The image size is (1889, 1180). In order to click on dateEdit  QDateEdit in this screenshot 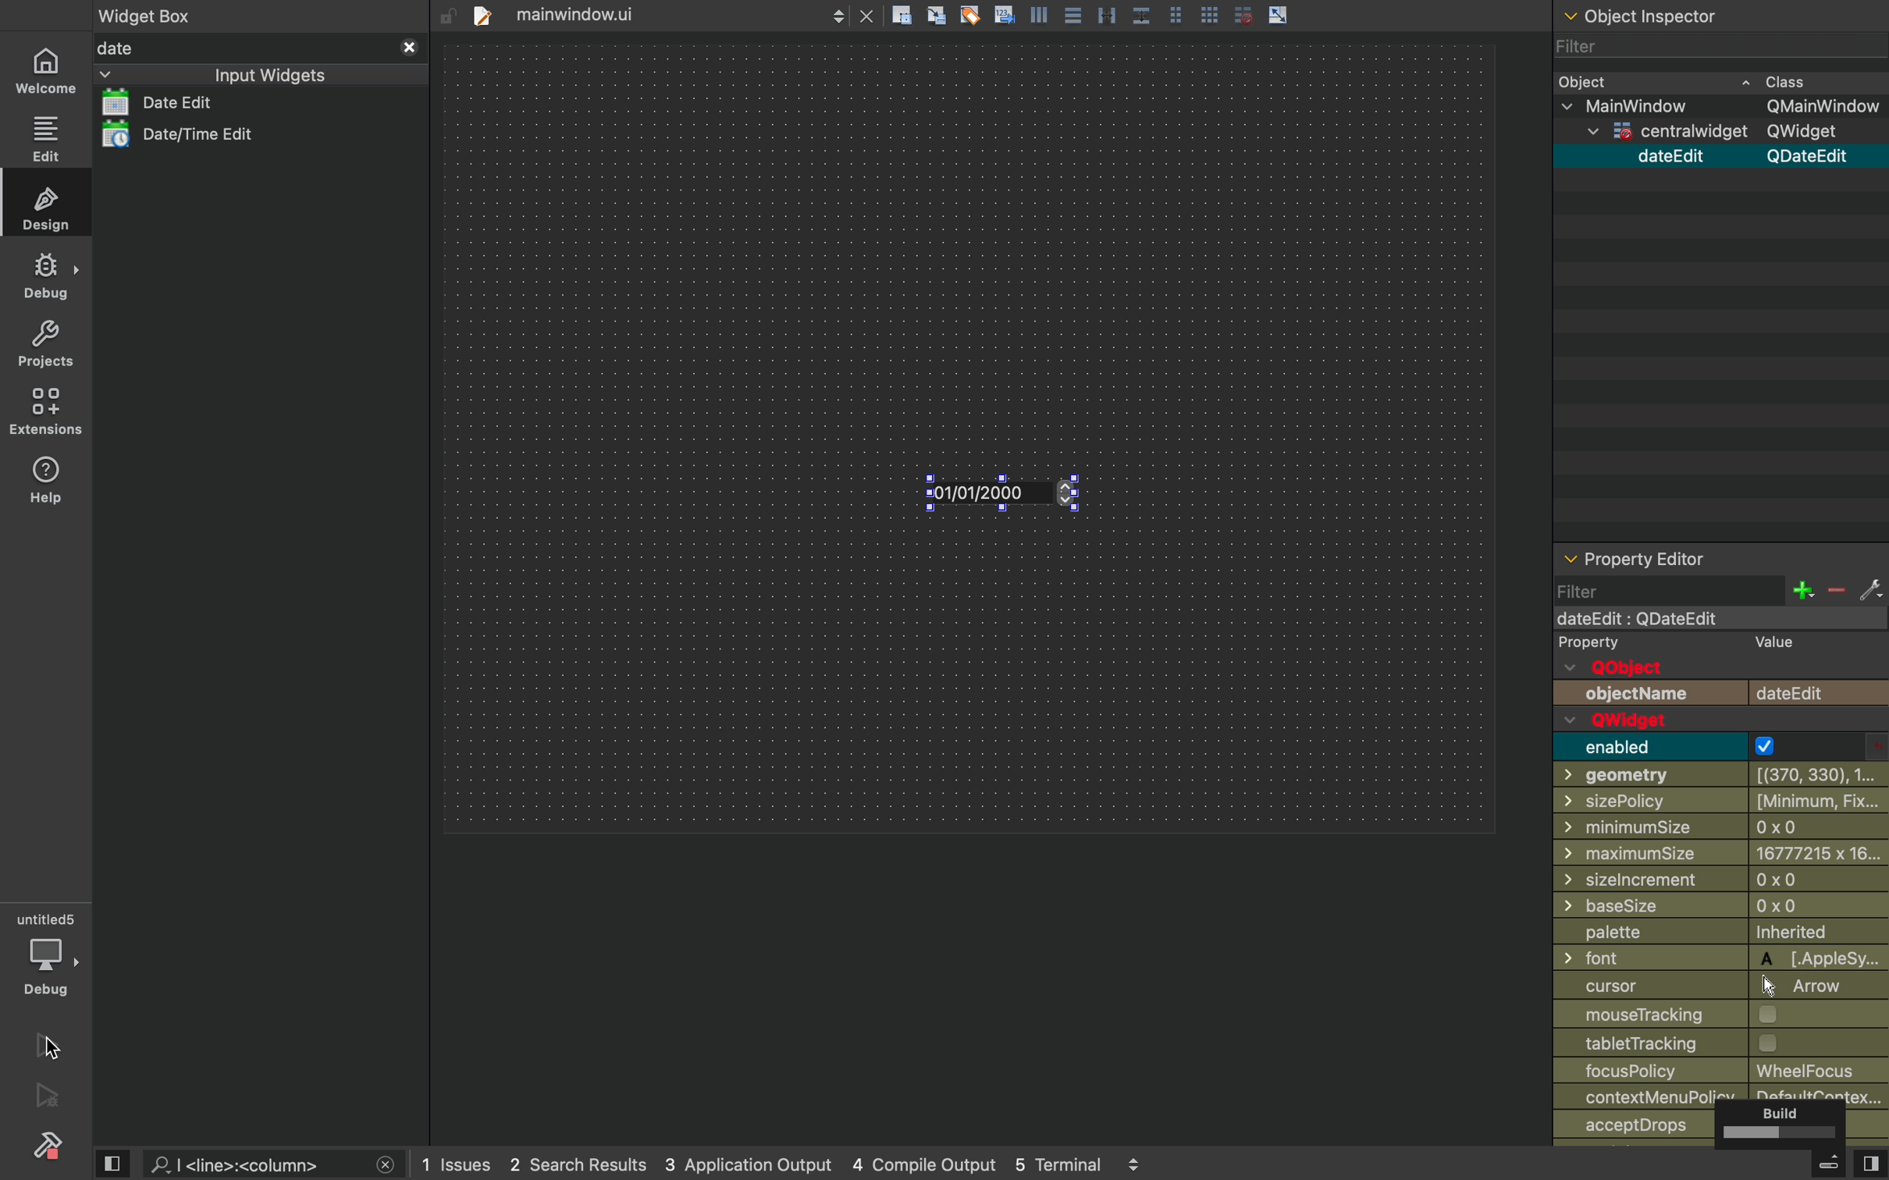, I will do `click(1746, 156)`.